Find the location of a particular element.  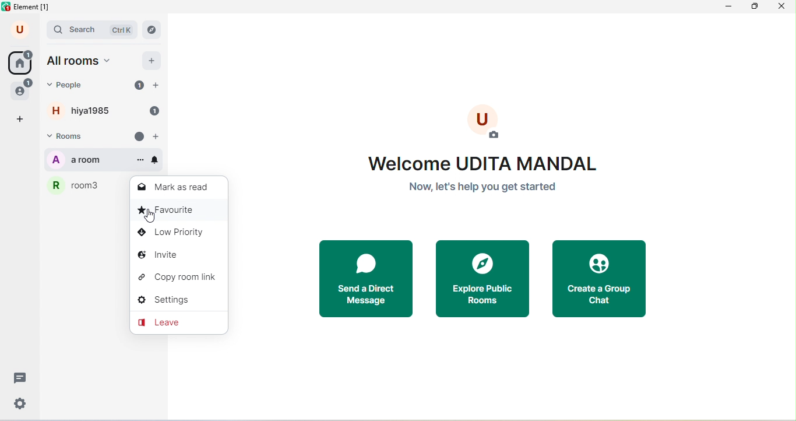

people is located at coordinates (22, 89).